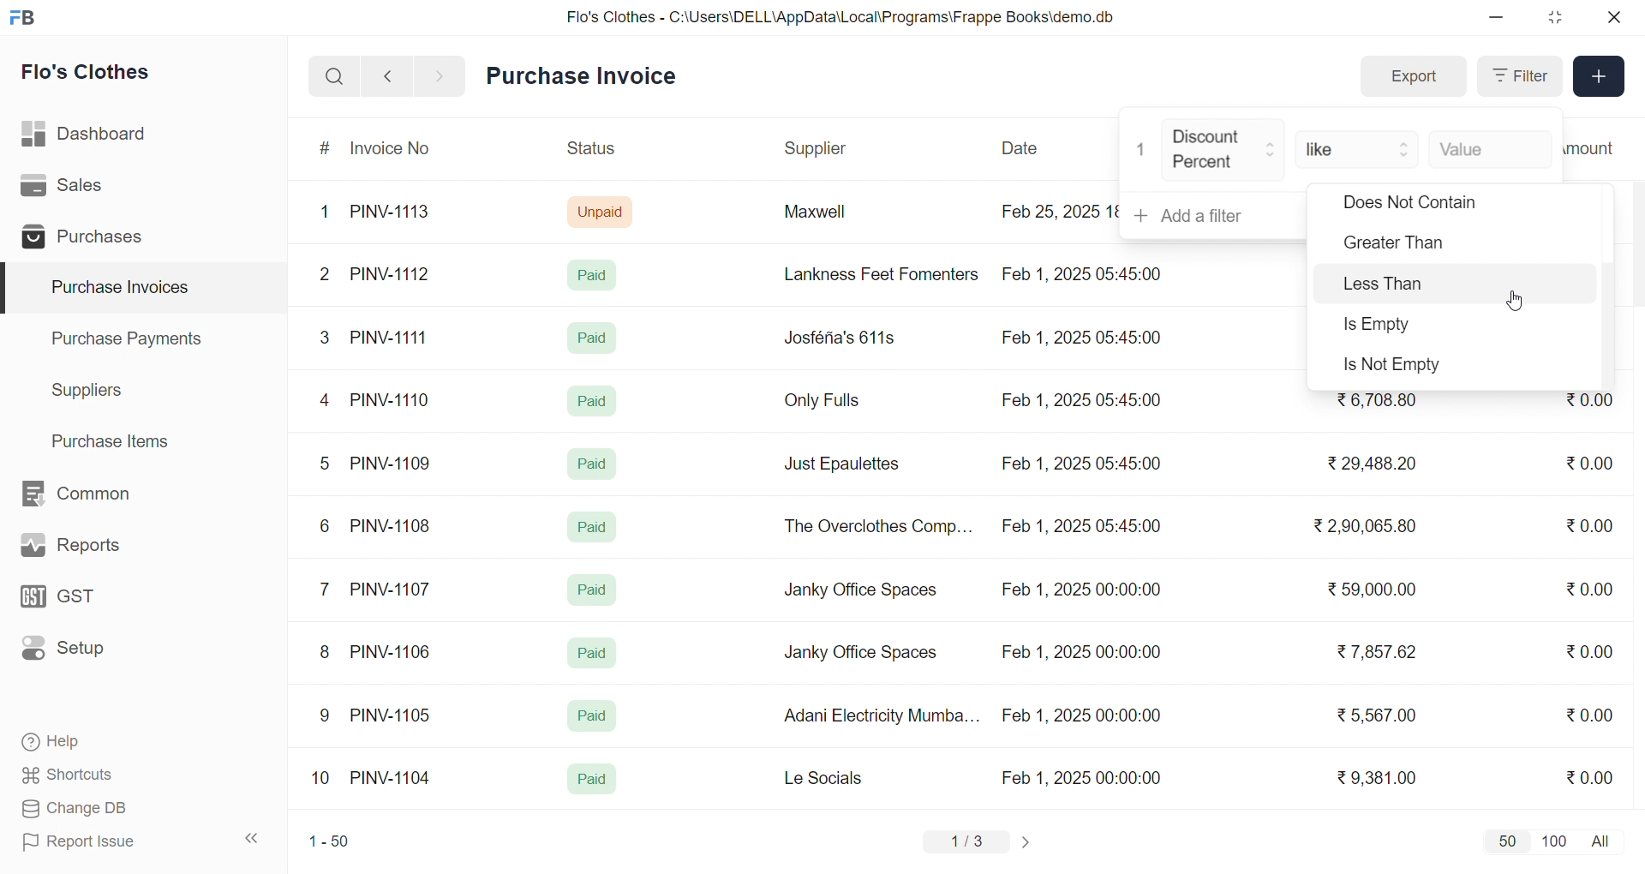 The image size is (1645, 874). Describe the element at coordinates (1589, 776) in the screenshot. I see `₹0.00` at that location.